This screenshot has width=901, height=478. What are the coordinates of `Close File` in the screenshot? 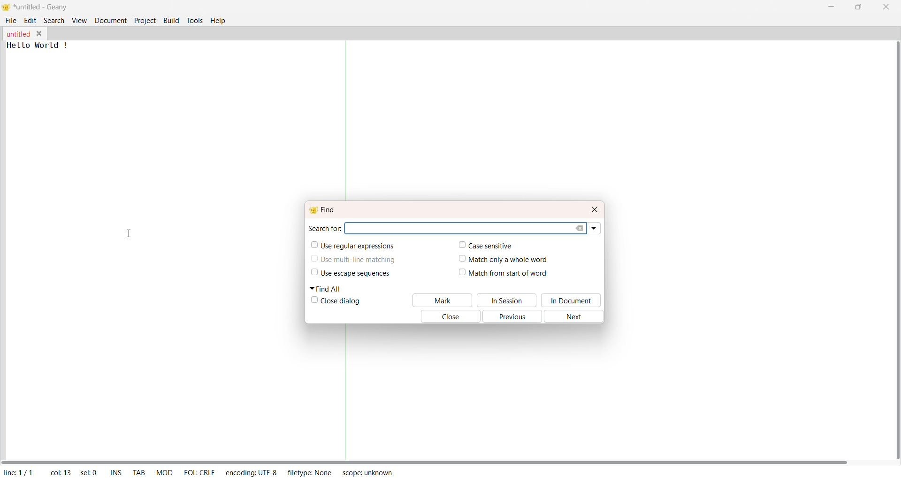 It's located at (39, 33).